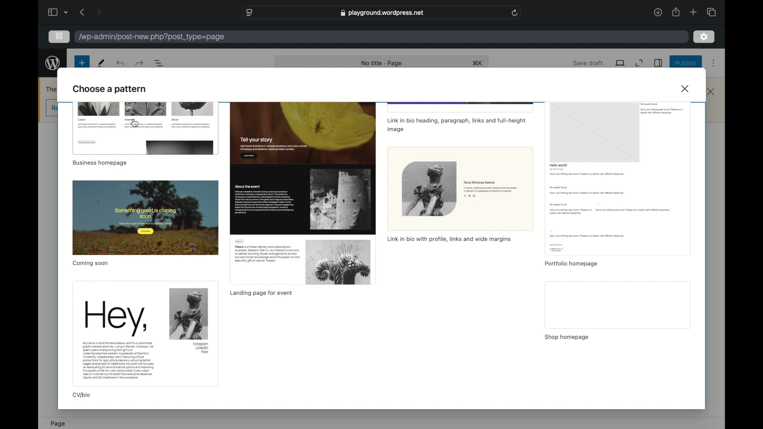  I want to click on wordpress, so click(53, 63).